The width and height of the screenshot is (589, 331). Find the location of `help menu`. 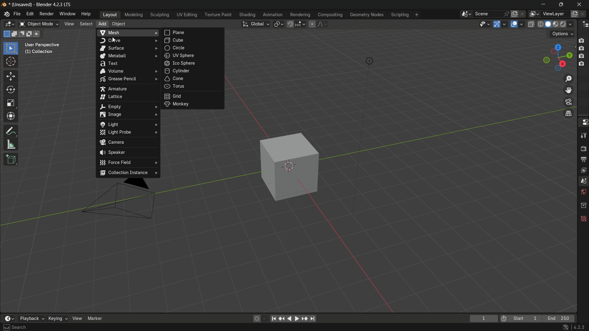

help menu is located at coordinates (87, 14).